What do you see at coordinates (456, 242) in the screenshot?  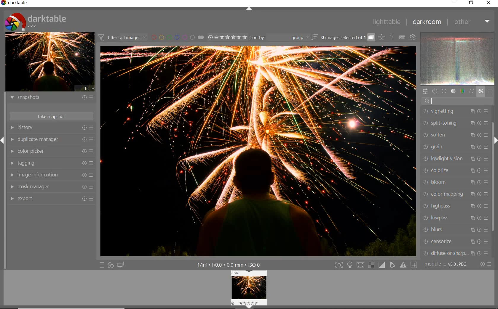 I see `censorize` at bounding box center [456, 242].